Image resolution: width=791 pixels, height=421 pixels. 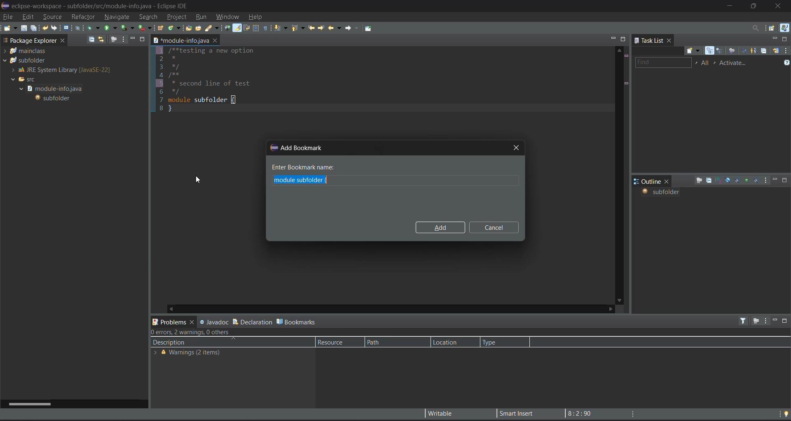 I want to click on maximize, so click(x=785, y=39).